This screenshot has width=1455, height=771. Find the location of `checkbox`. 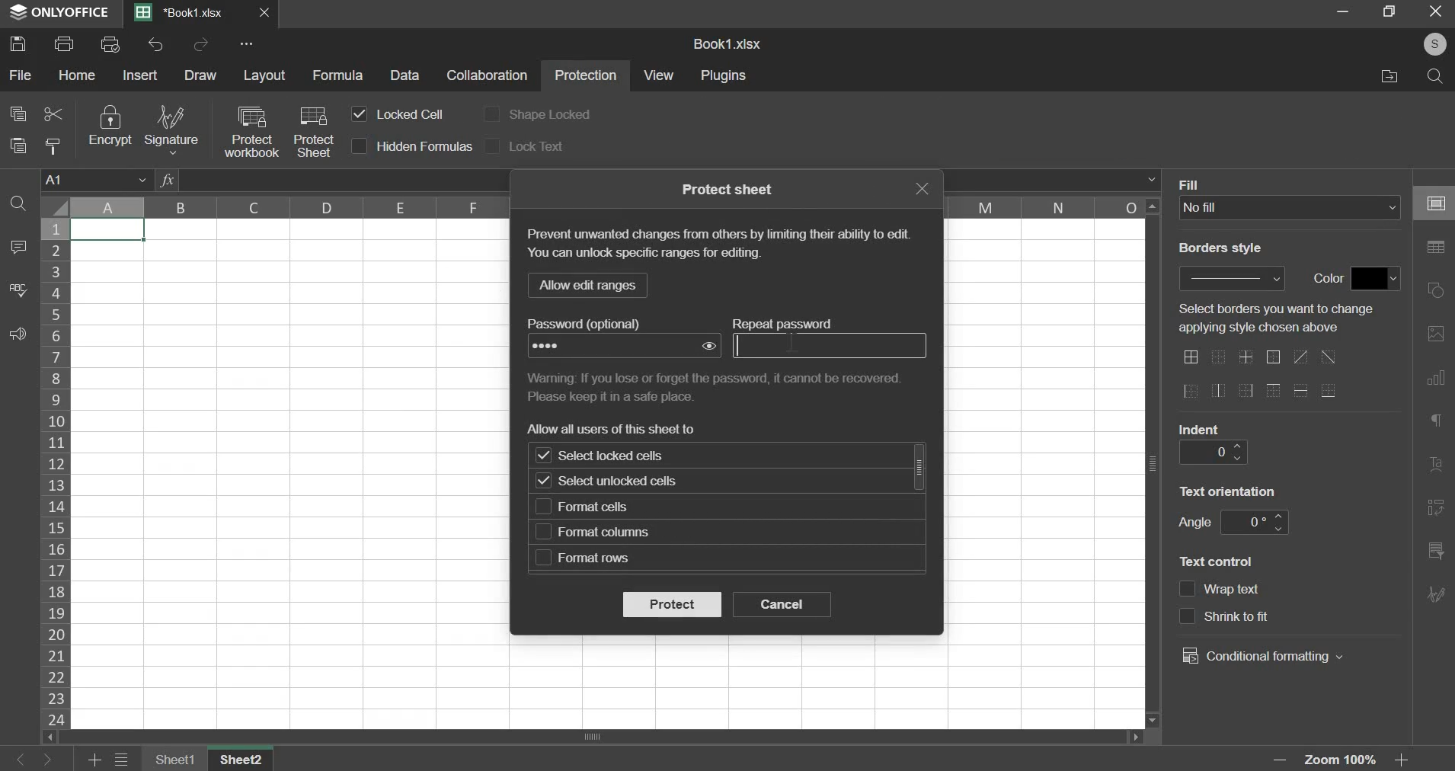

checkbox is located at coordinates (360, 114).